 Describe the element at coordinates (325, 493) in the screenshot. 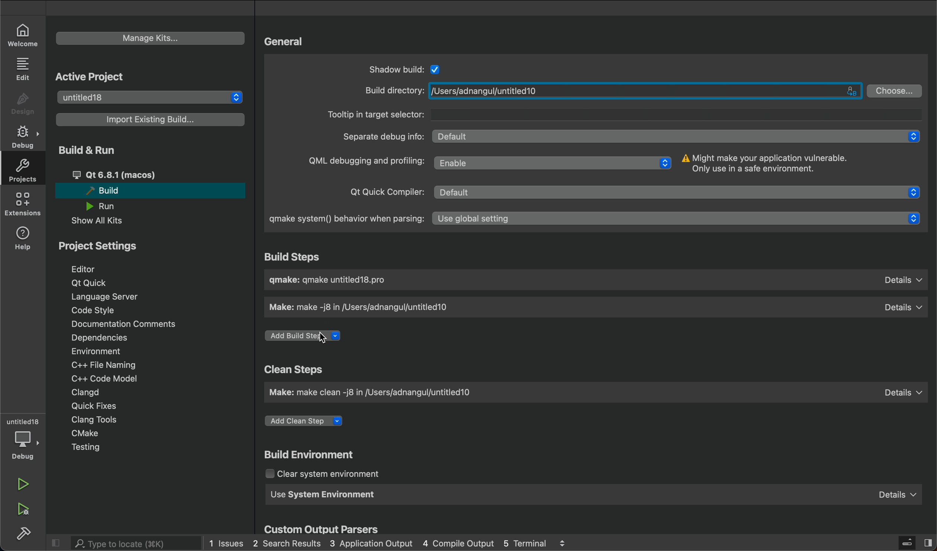

I see `Use System Environment` at that location.